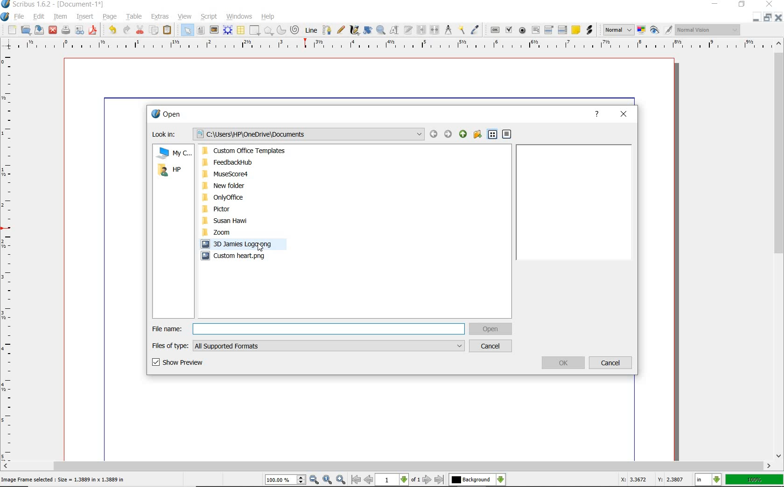 This screenshot has width=784, height=487. I want to click on Restore Down, so click(754, 17).